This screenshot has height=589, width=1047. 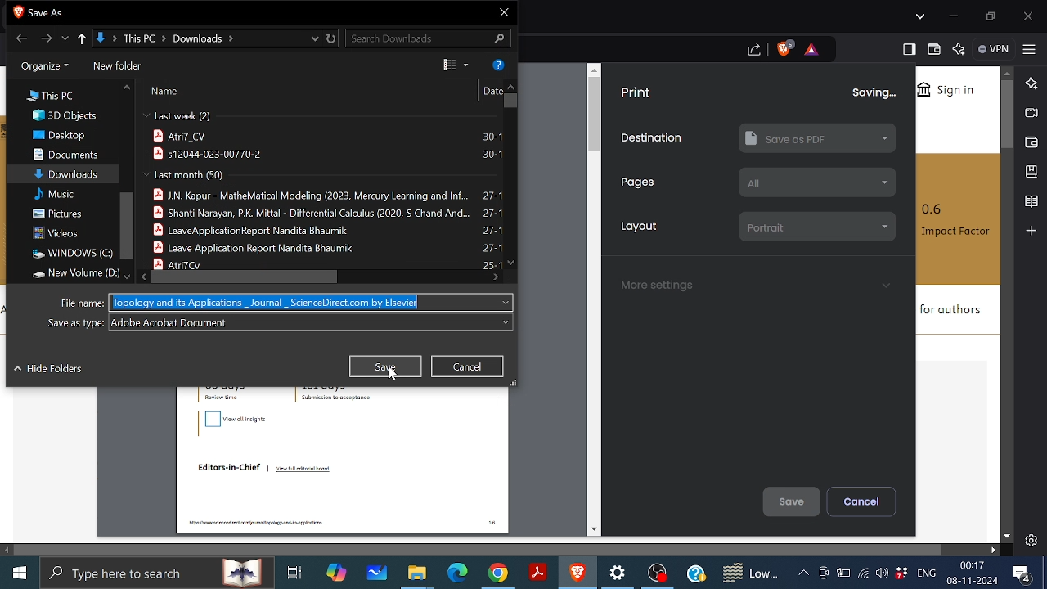 What do you see at coordinates (317, 39) in the screenshot?
I see `Previous location` at bounding box center [317, 39].